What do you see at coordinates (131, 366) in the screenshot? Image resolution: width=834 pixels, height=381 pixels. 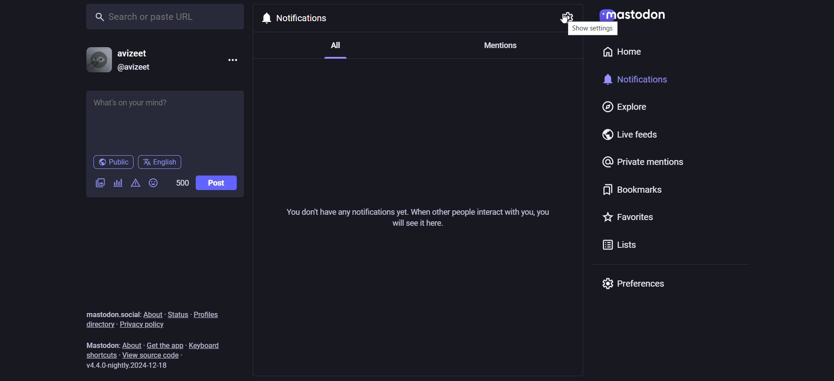 I see `version` at bounding box center [131, 366].